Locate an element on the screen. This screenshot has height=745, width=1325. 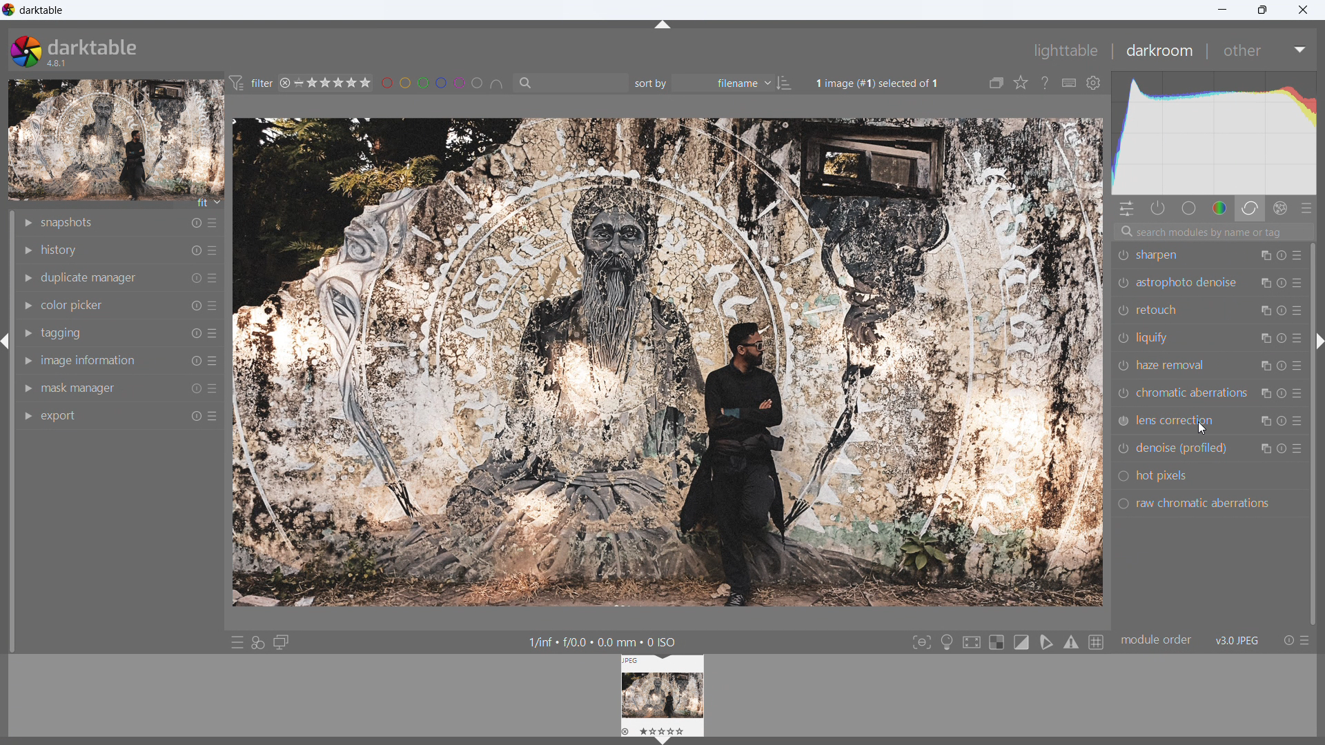
display a second darkroom image window is located at coordinates (284, 642).